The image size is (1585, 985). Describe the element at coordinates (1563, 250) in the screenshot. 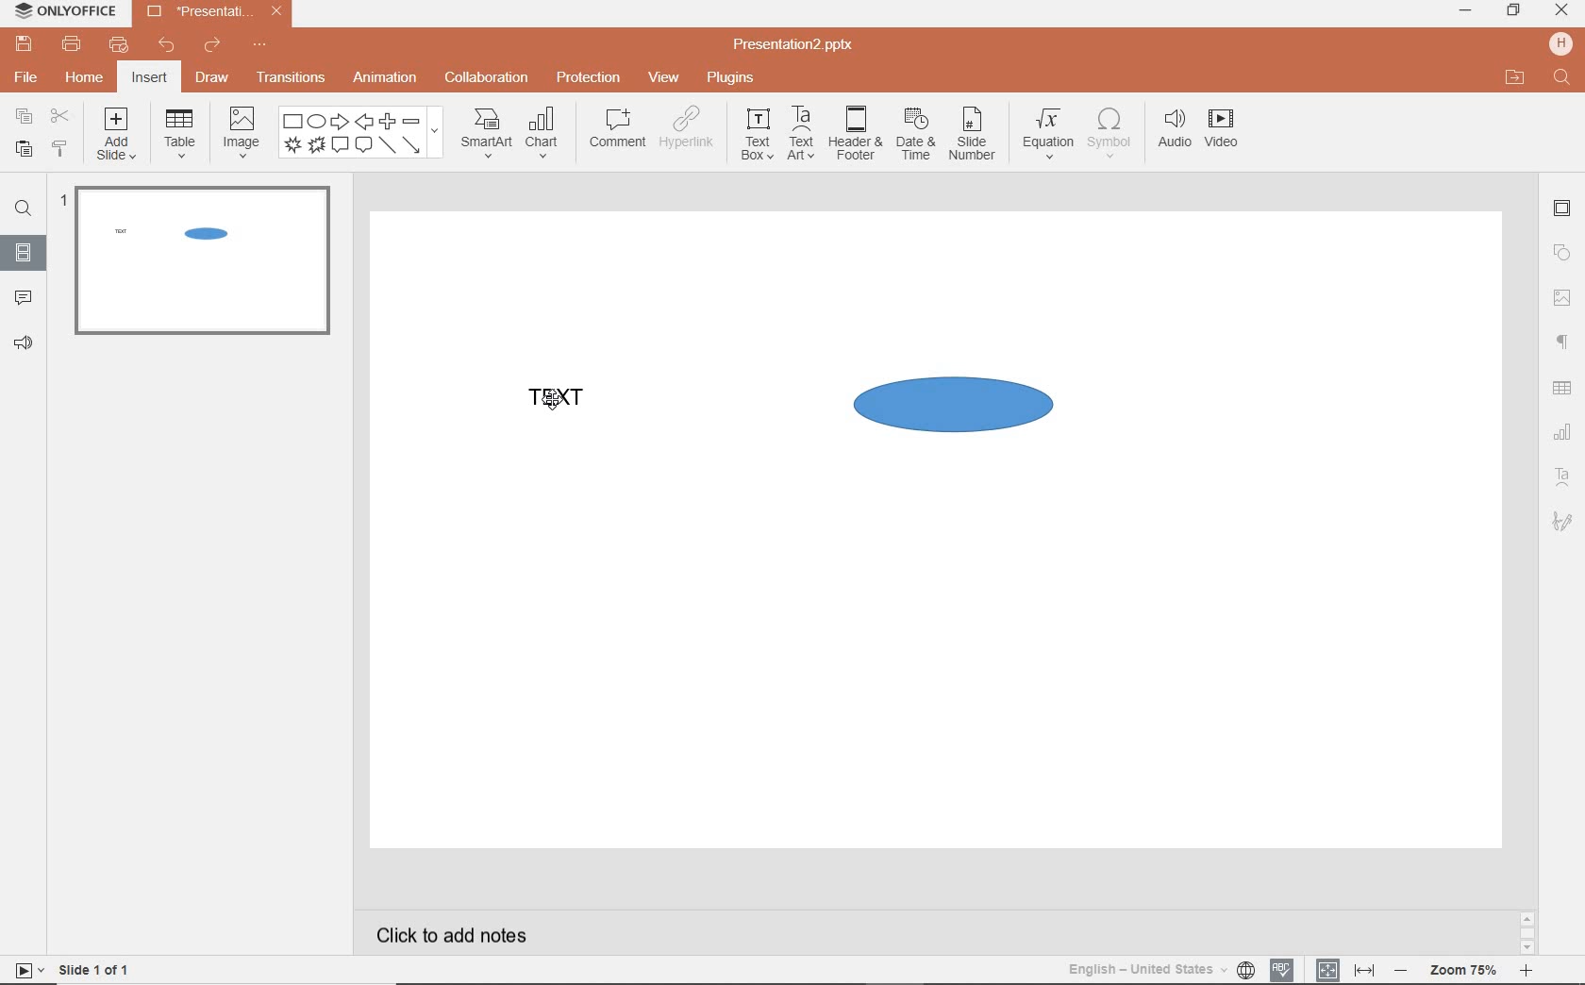

I see `SHAPE SETTINGS` at that location.